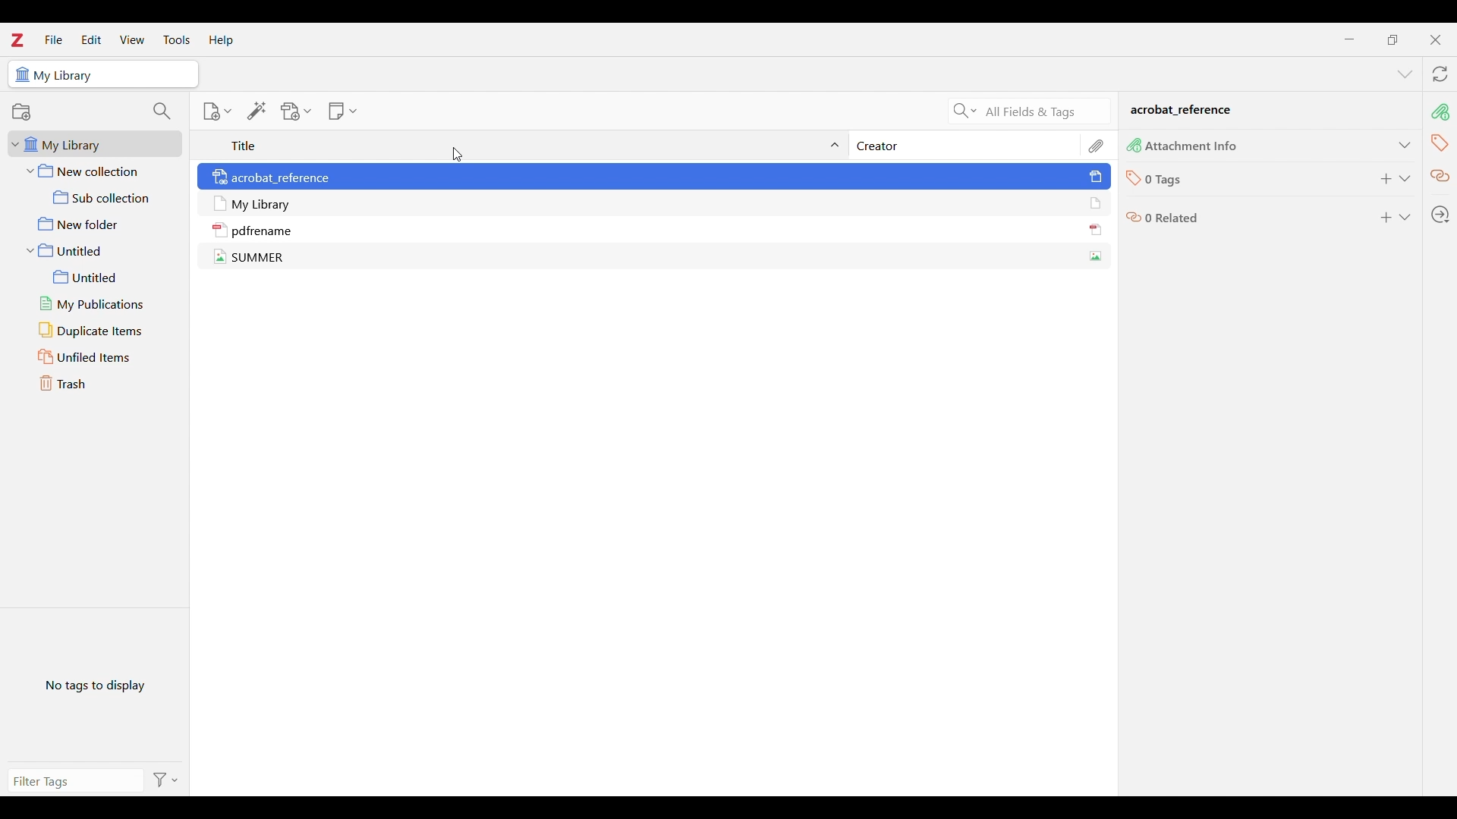 Image resolution: width=1457 pixels, height=819 pixels. Describe the element at coordinates (220, 203) in the screenshot. I see `icon` at that location.